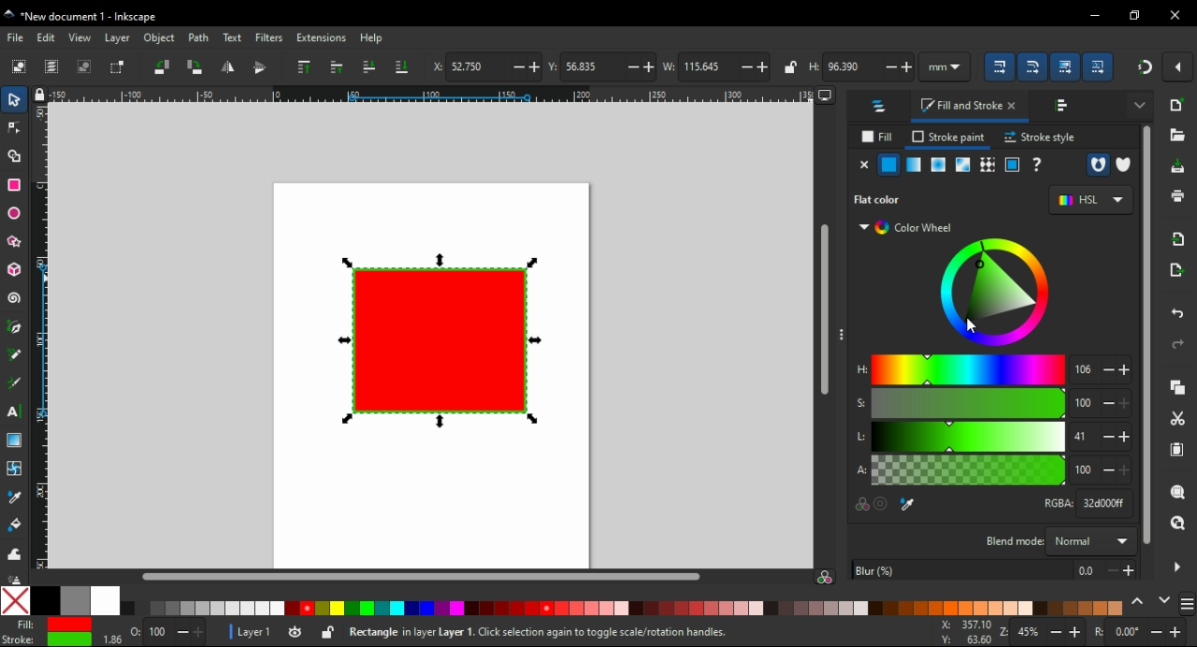  What do you see at coordinates (1030, 633) in the screenshot?
I see `45` at bounding box center [1030, 633].